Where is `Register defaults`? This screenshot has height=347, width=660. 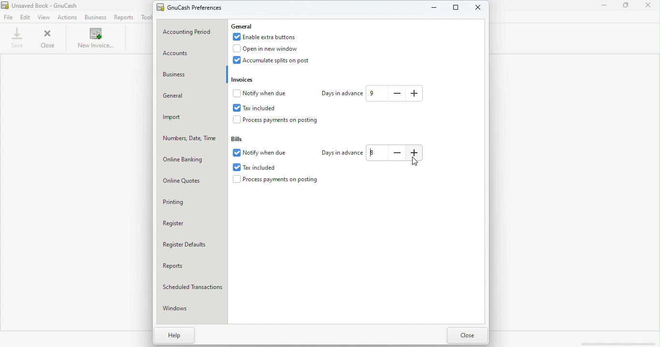 Register defaults is located at coordinates (193, 246).